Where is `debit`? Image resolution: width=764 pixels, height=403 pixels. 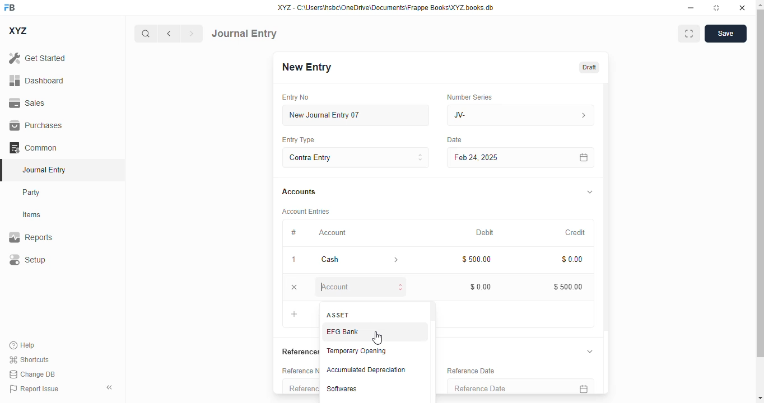
debit is located at coordinates (485, 232).